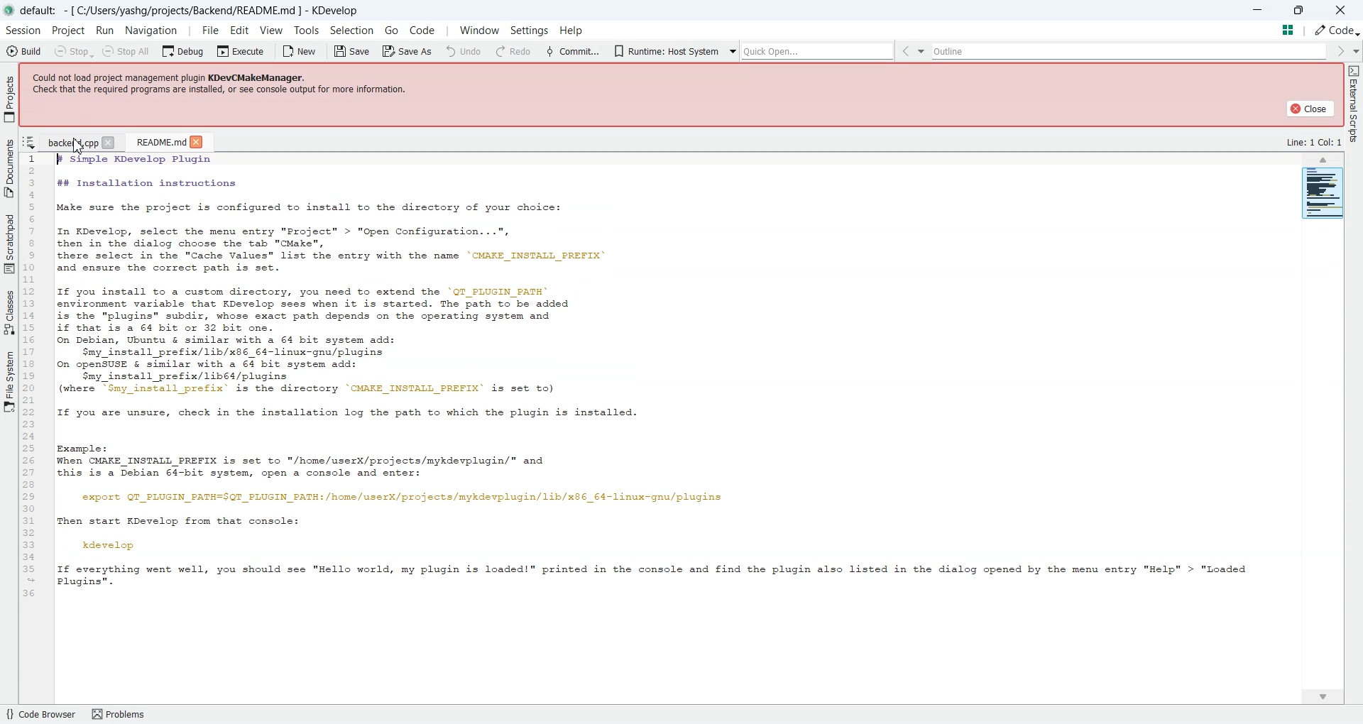  What do you see at coordinates (305, 31) in the screenshot?
I see `Tools` at bounding box center [305, 31].